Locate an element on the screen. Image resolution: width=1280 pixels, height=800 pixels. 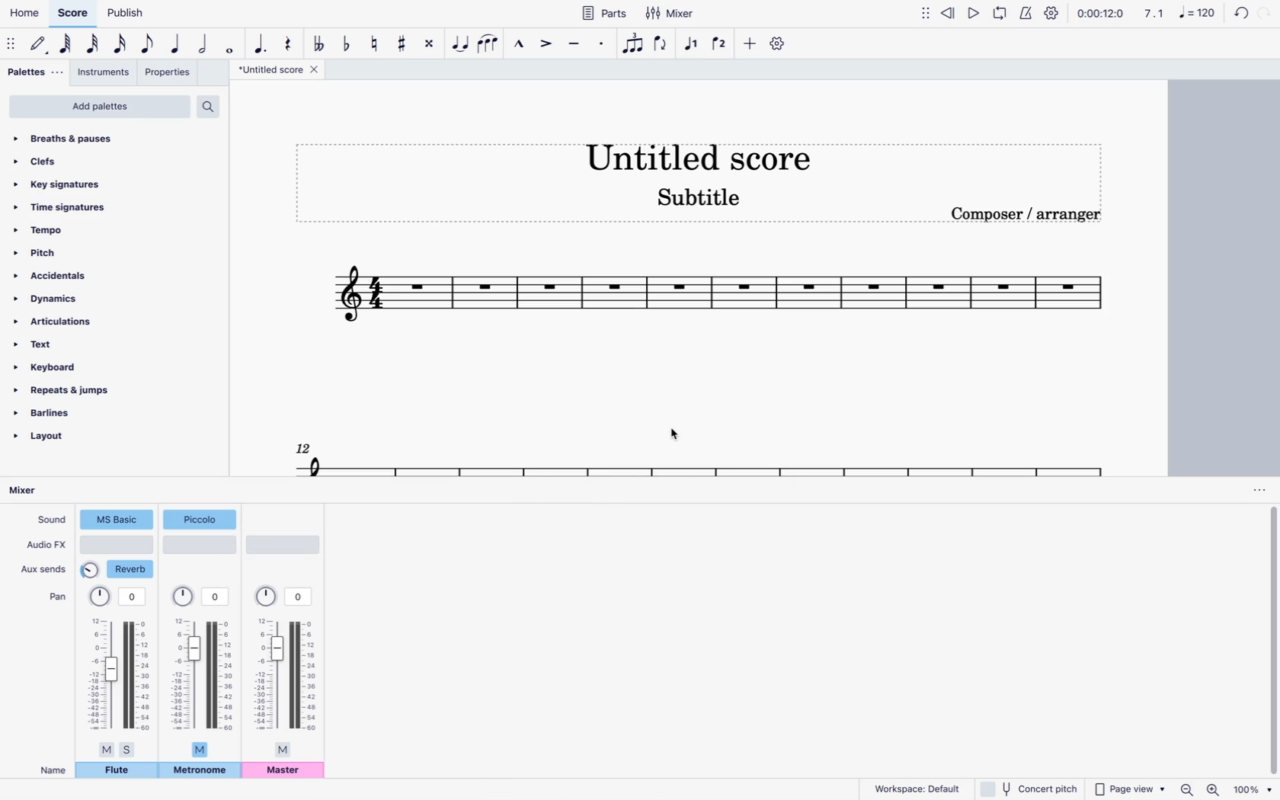
parts is located at coordinates (606, 13).